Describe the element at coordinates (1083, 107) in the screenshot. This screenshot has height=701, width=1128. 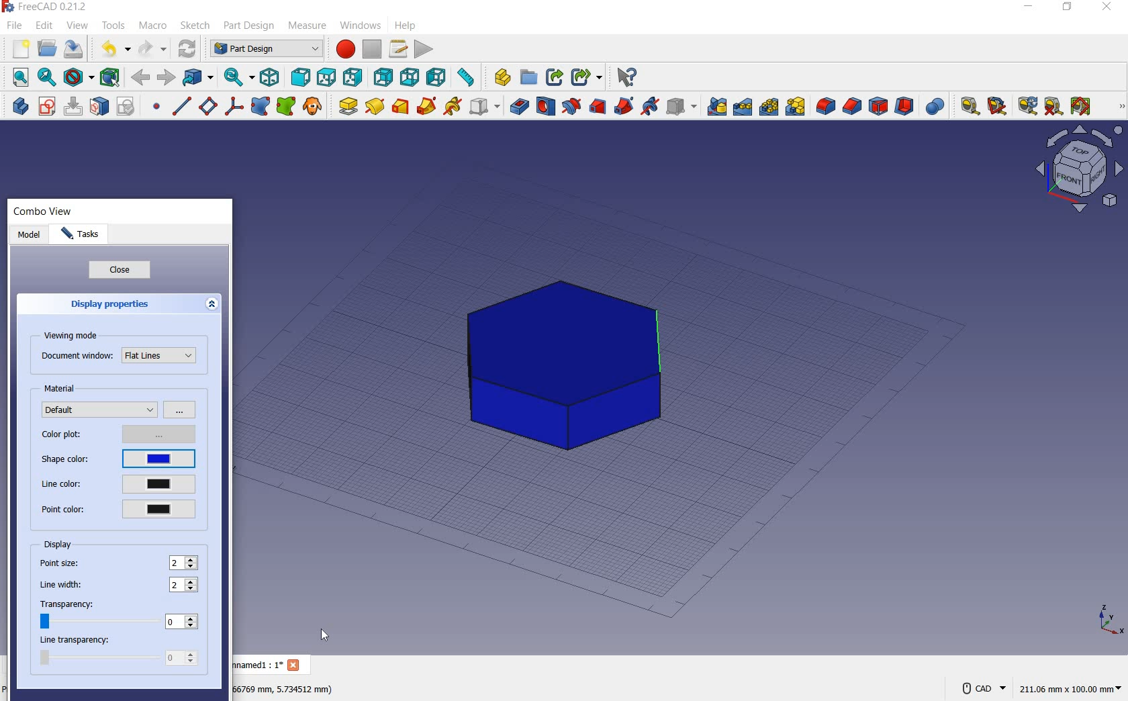
I see `Toggle all` at that location.